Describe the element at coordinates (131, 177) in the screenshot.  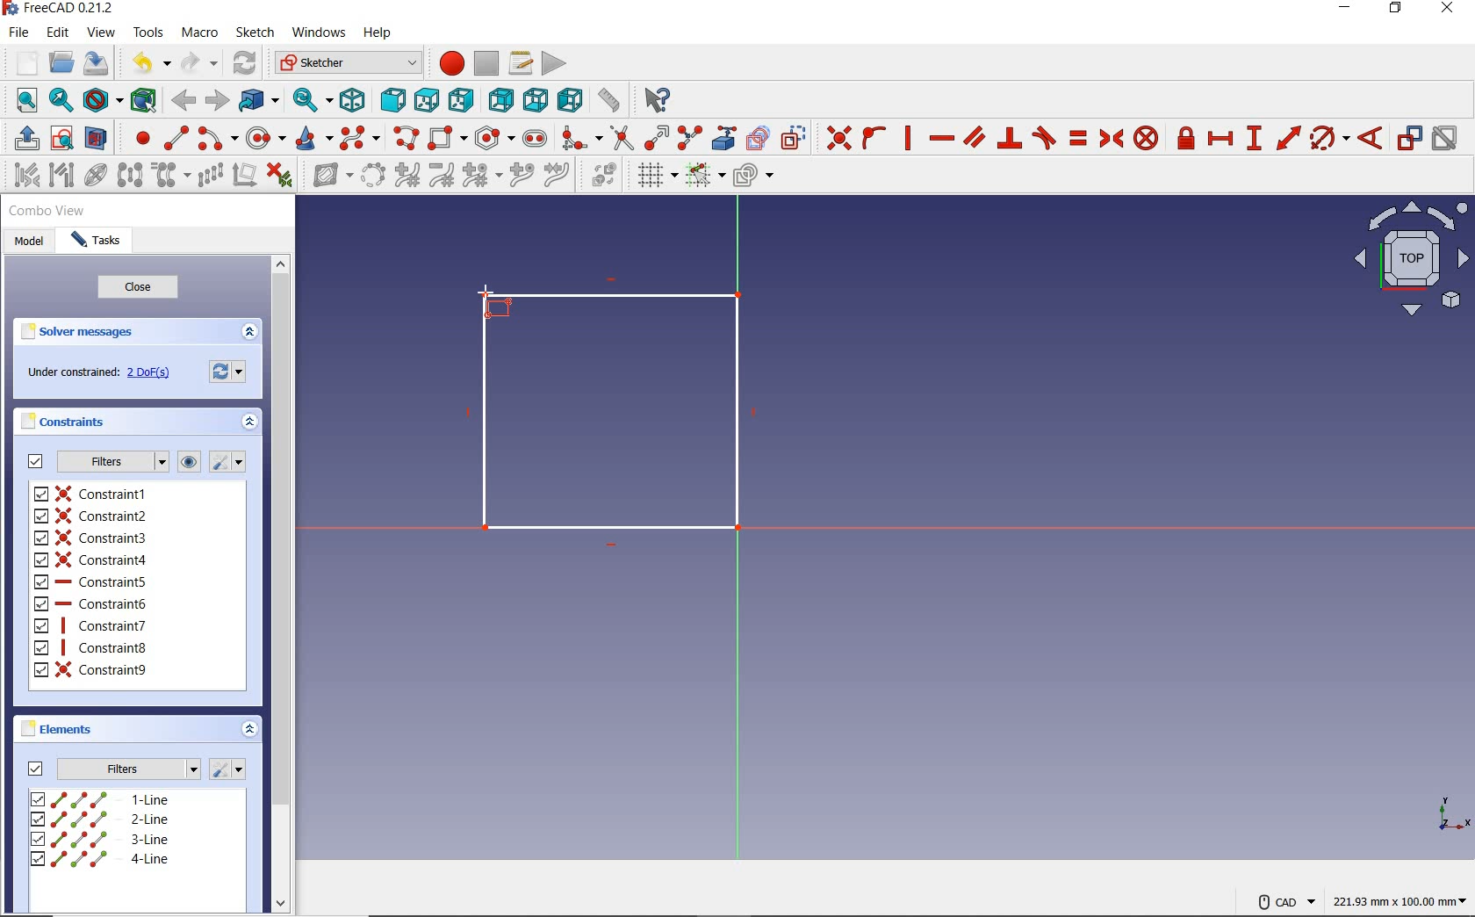
I see `symmetry` at that location.